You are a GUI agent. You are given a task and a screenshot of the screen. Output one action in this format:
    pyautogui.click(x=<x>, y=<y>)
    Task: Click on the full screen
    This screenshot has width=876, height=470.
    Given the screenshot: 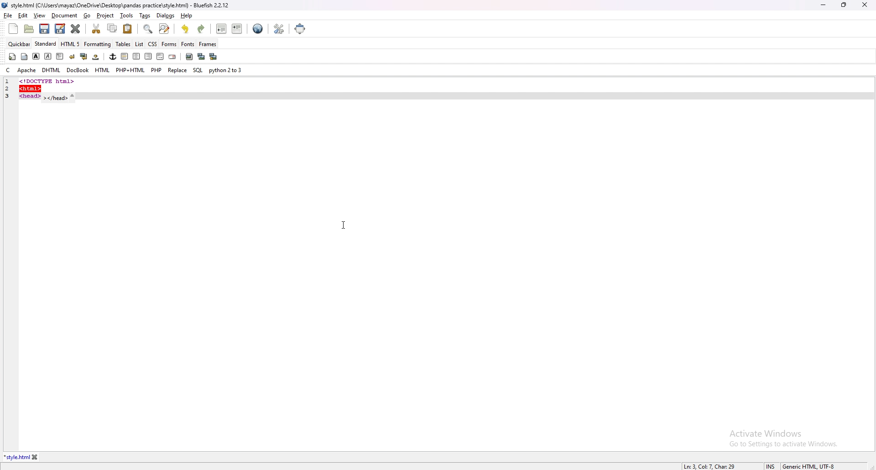 What is the action you would take?
    pyautogui.click(x=301, y=28)
    